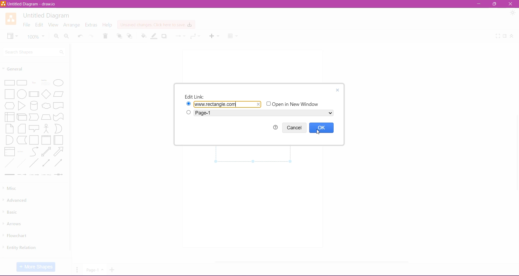  What do you see at coordinates (254, 154) in the screenshot?
I see `Canvas with selected shape` at bounding box center [254, 154].